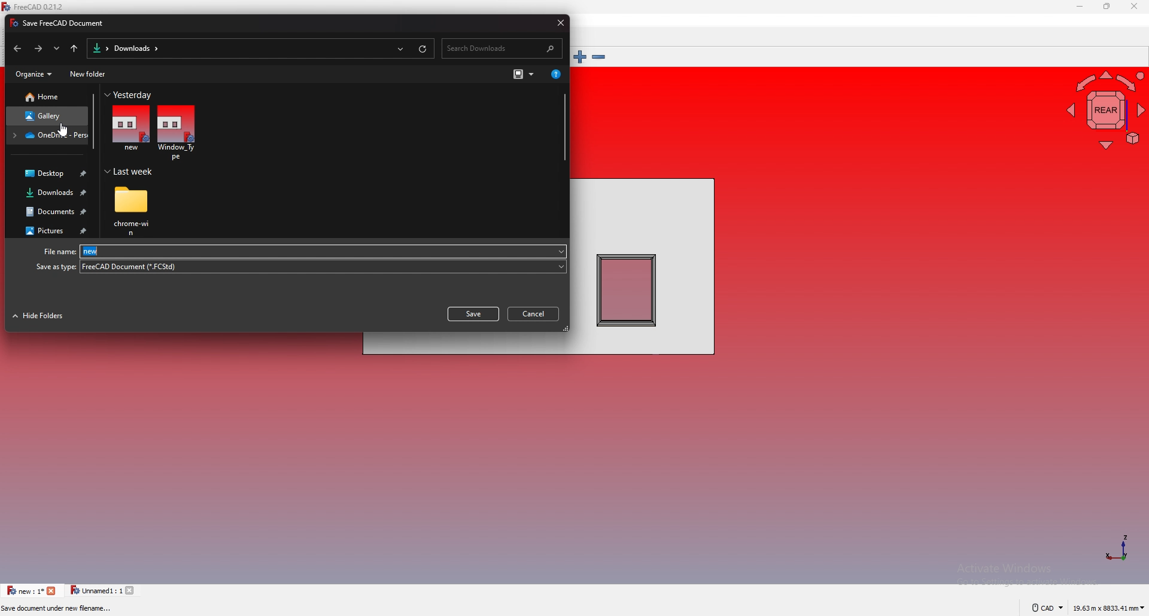 The height and width of the screenshot is (616, 1149). I want to click on hide folders, so click(39, 316).